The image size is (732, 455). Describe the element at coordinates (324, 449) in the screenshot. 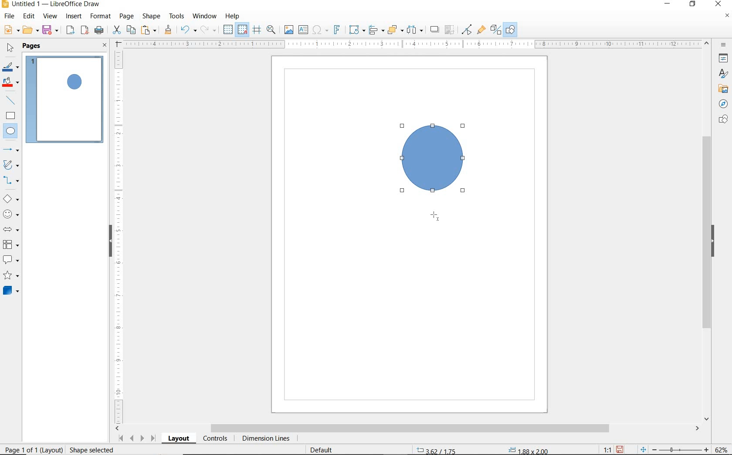

I see `DEFAULT` at that location.